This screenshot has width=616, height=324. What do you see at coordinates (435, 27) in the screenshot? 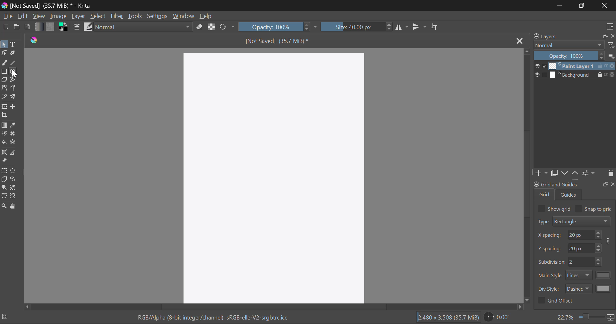
I see `Crop` at bounding box center [435, 27].